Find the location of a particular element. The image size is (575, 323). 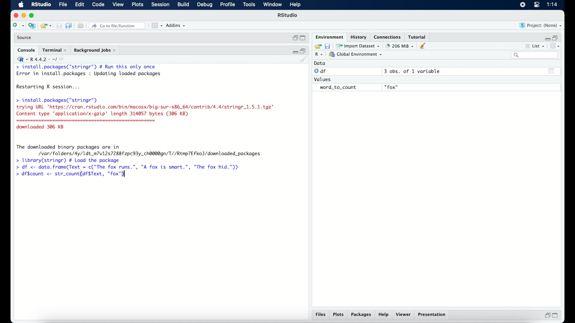

R is located at coordinates (319, 55).